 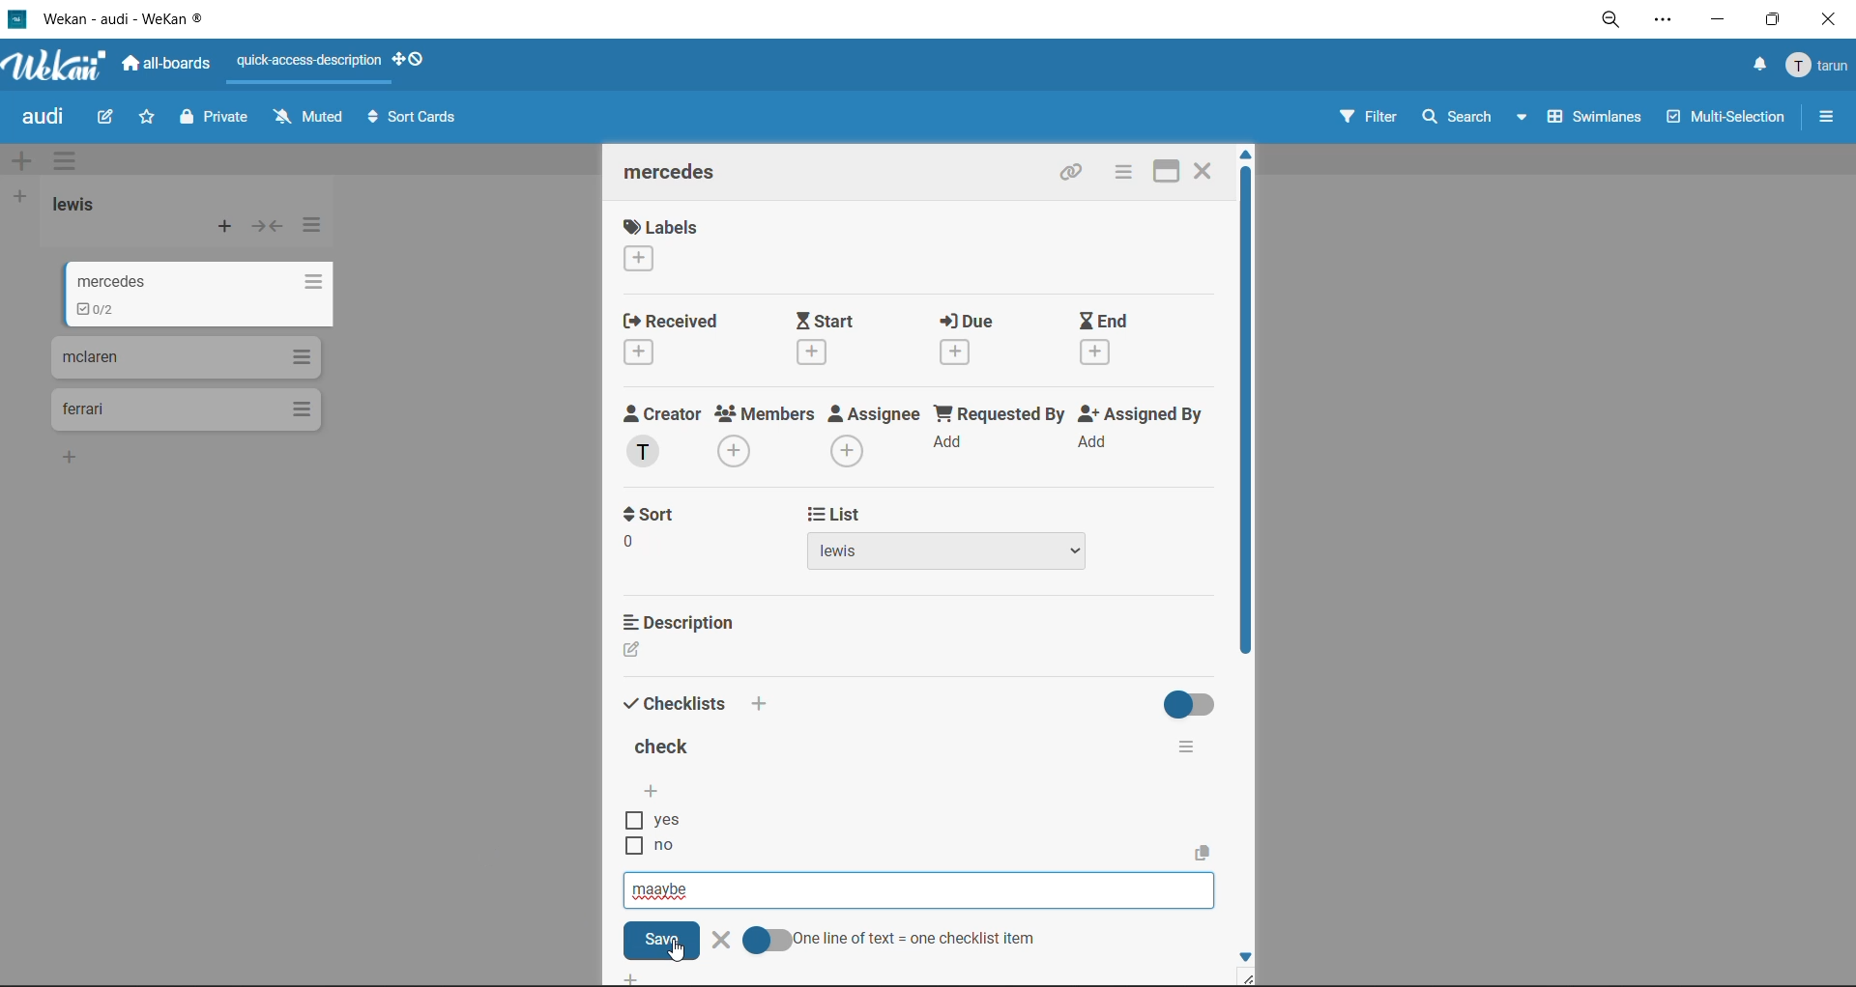 I want to click on 0, so click(x=628, y=543).